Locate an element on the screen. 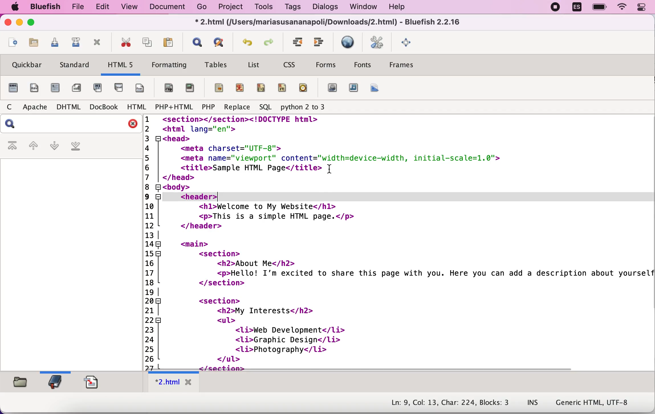 This screenshot has width=655, height=414. article is located at coordinates (56, 89).